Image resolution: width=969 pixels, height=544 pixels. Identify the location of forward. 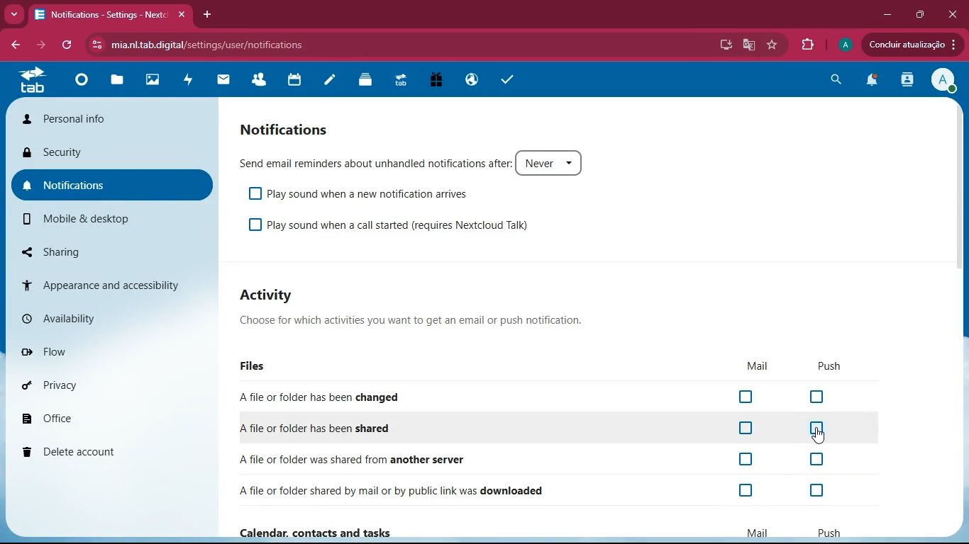
(43, 45).